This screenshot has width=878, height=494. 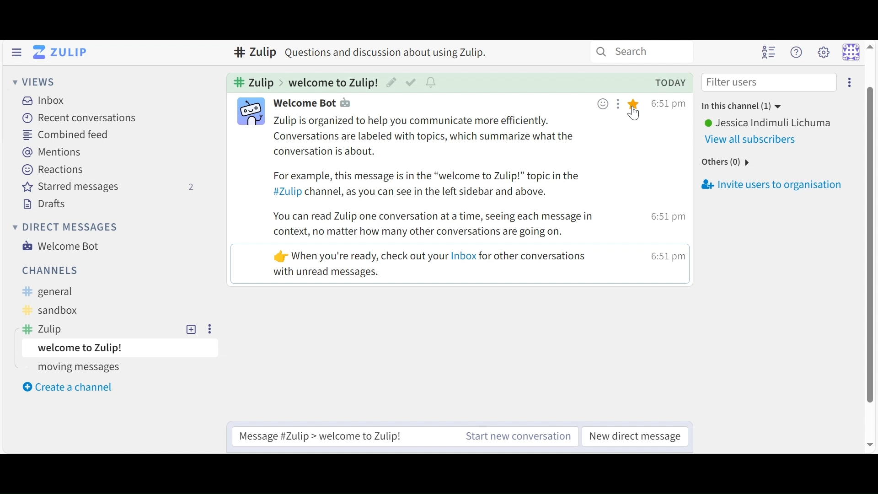 What do you see at coordinates (518, 436) in the screenshot?
I see `New Channel message` at bounding box center [518, 436].